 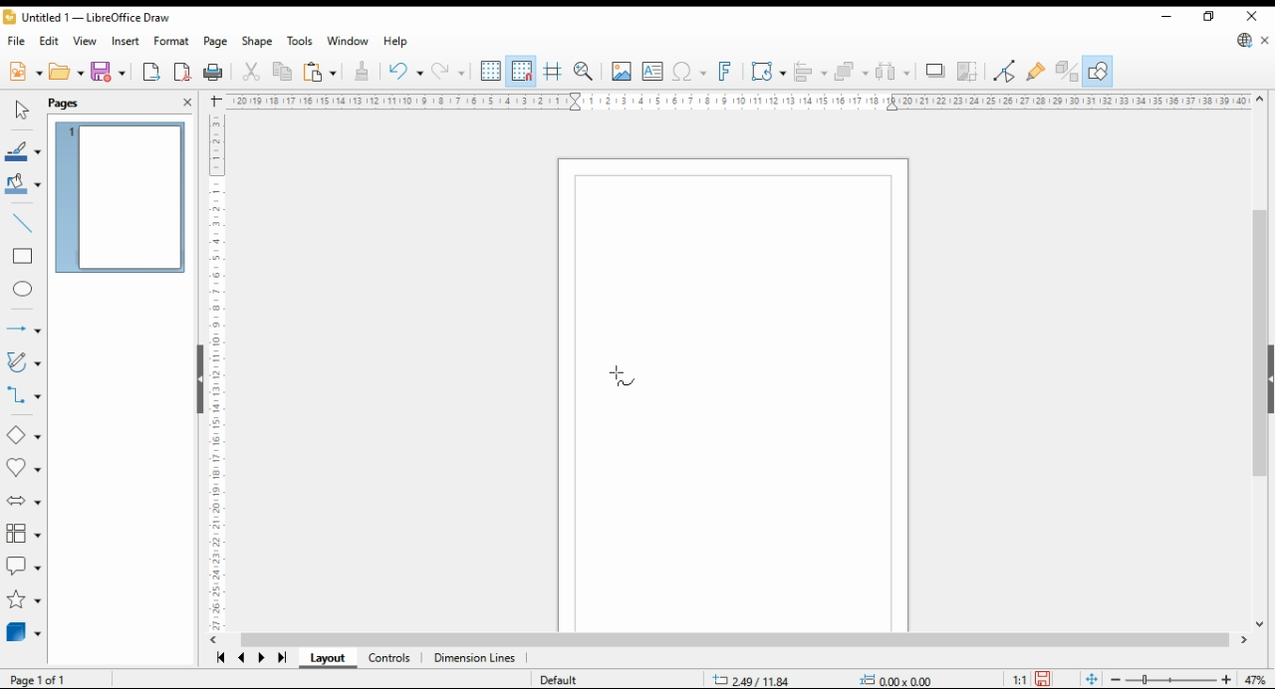 I want to click on fill color, so click(x=24, y=184).